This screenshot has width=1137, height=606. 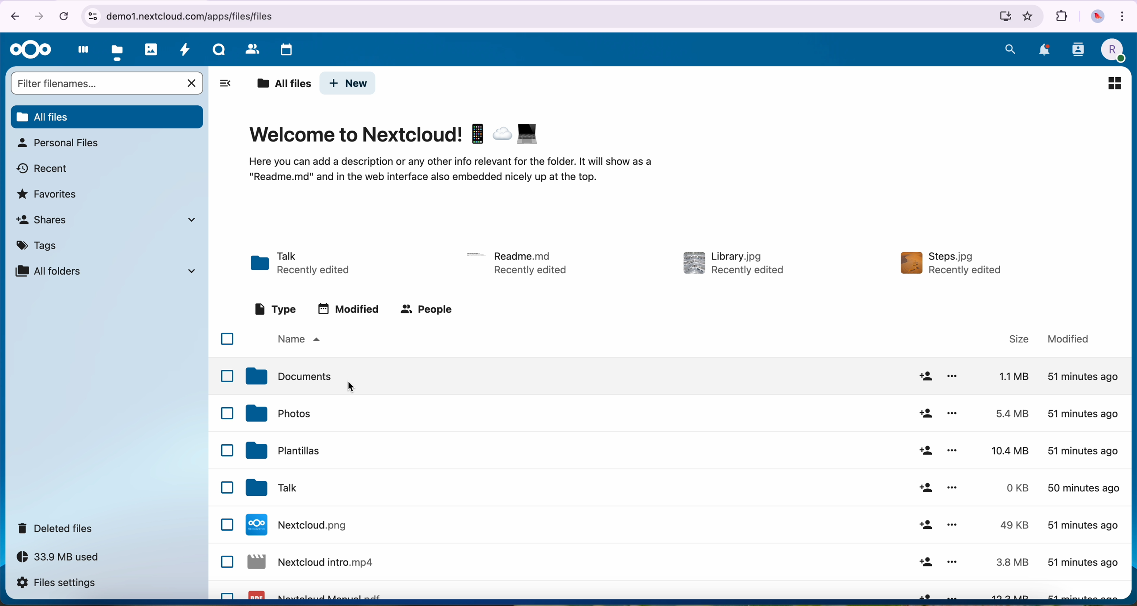 I want to click on talk, so click(x=275, y=487).